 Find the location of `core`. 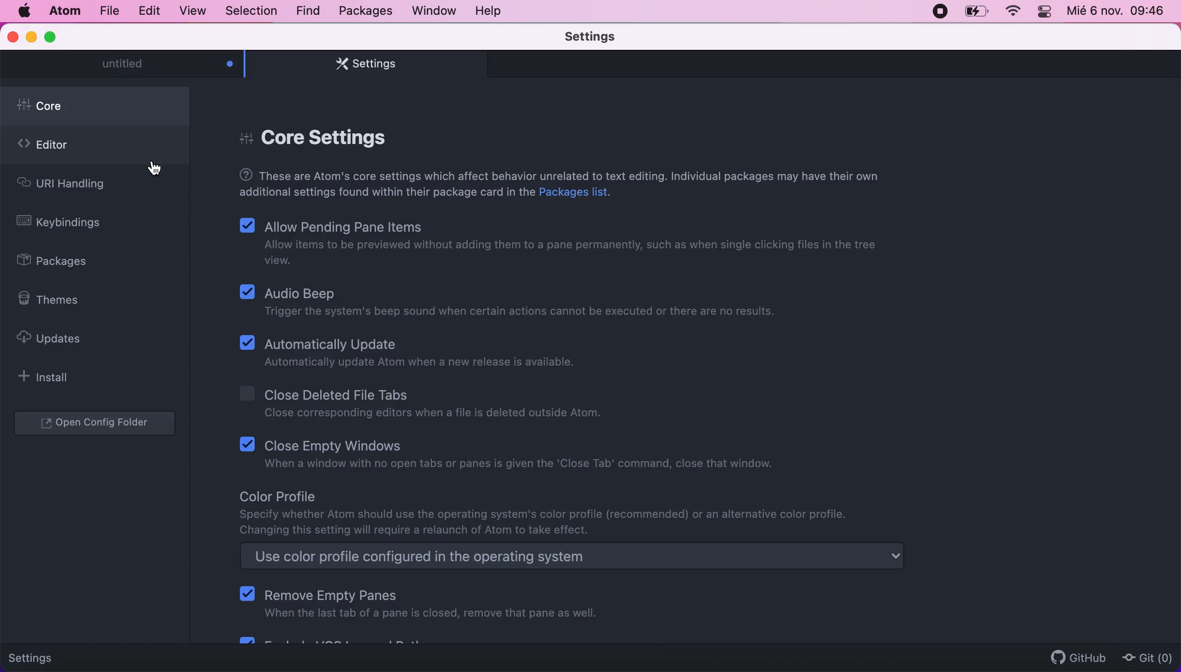

core is located at coordinates (52, 103).